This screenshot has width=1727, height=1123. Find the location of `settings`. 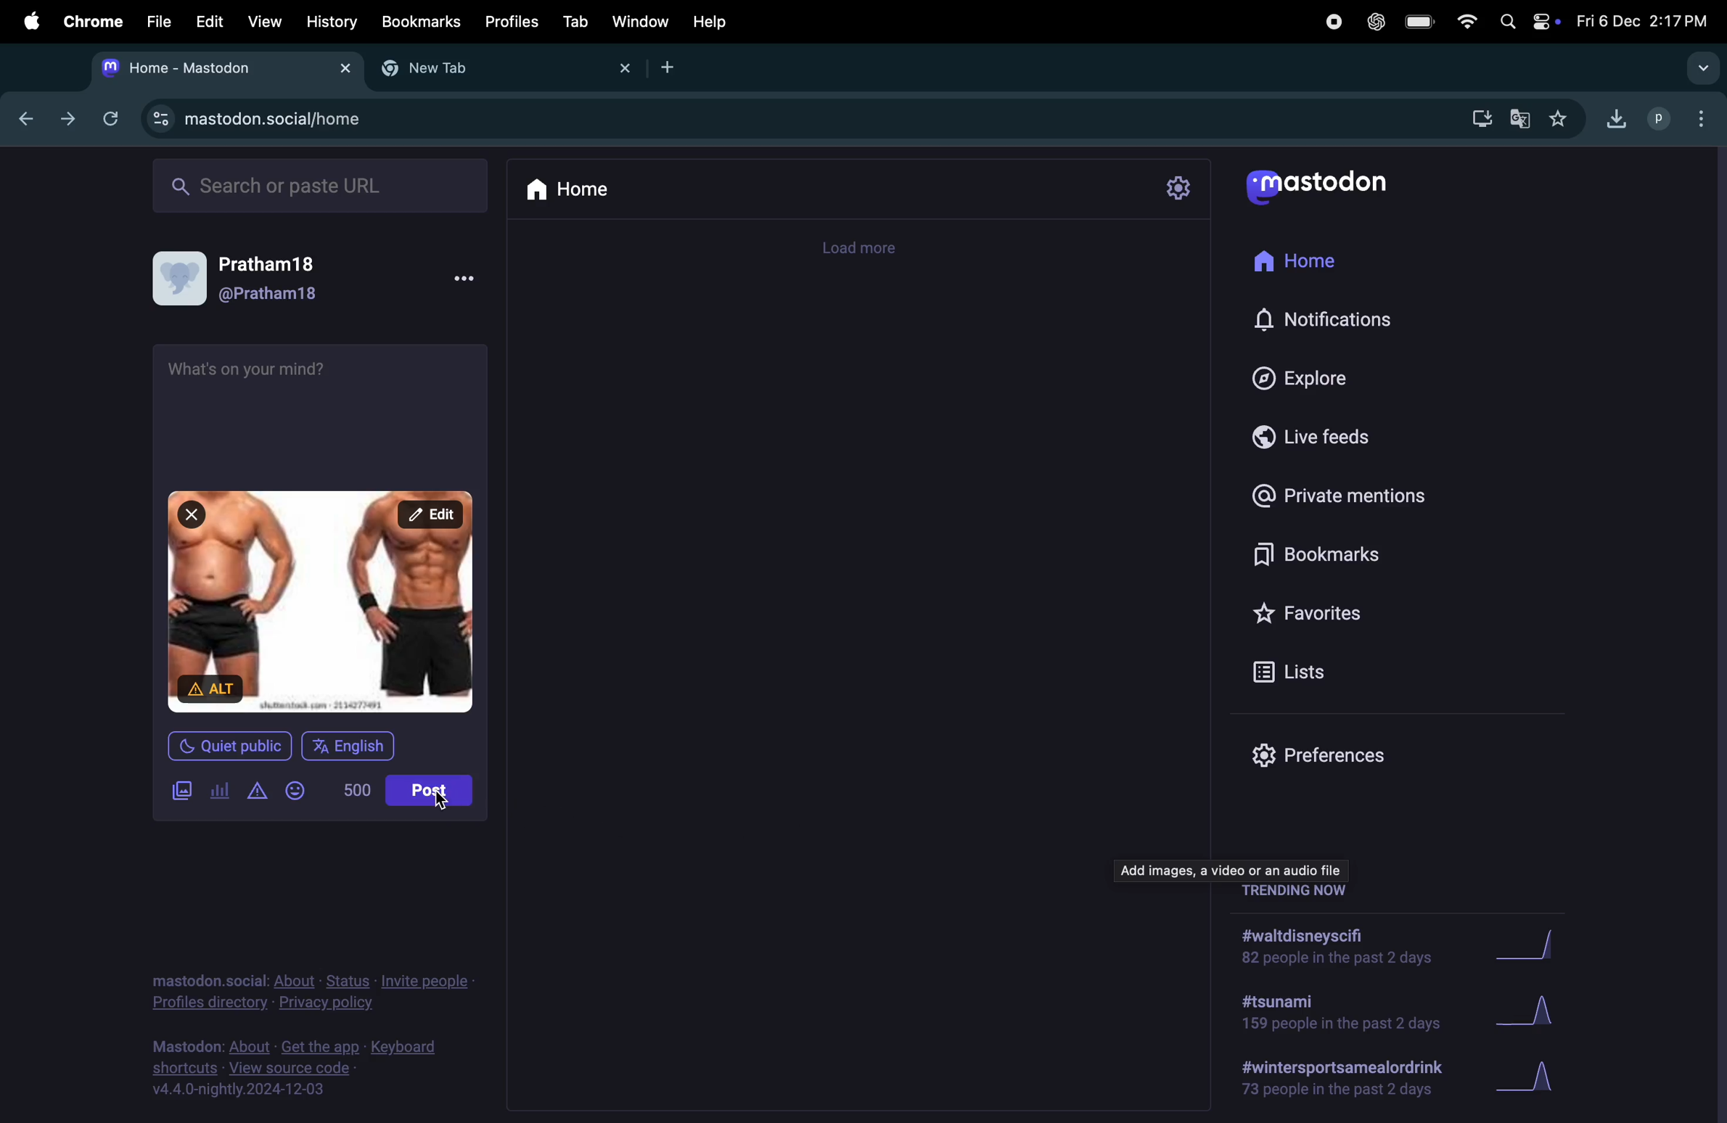

settings is located at coordinates (1180, 188).